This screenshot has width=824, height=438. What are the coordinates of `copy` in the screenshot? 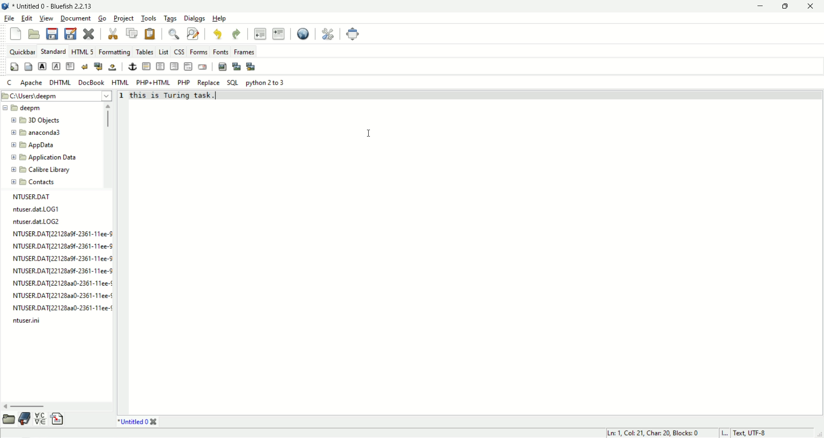 It's located at (132, 33).